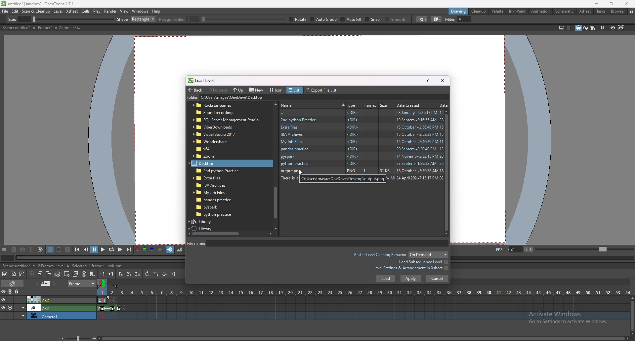 This screenshot has height=341, width=635. I want to click on visibility camera stand lock, so click(11, 291).